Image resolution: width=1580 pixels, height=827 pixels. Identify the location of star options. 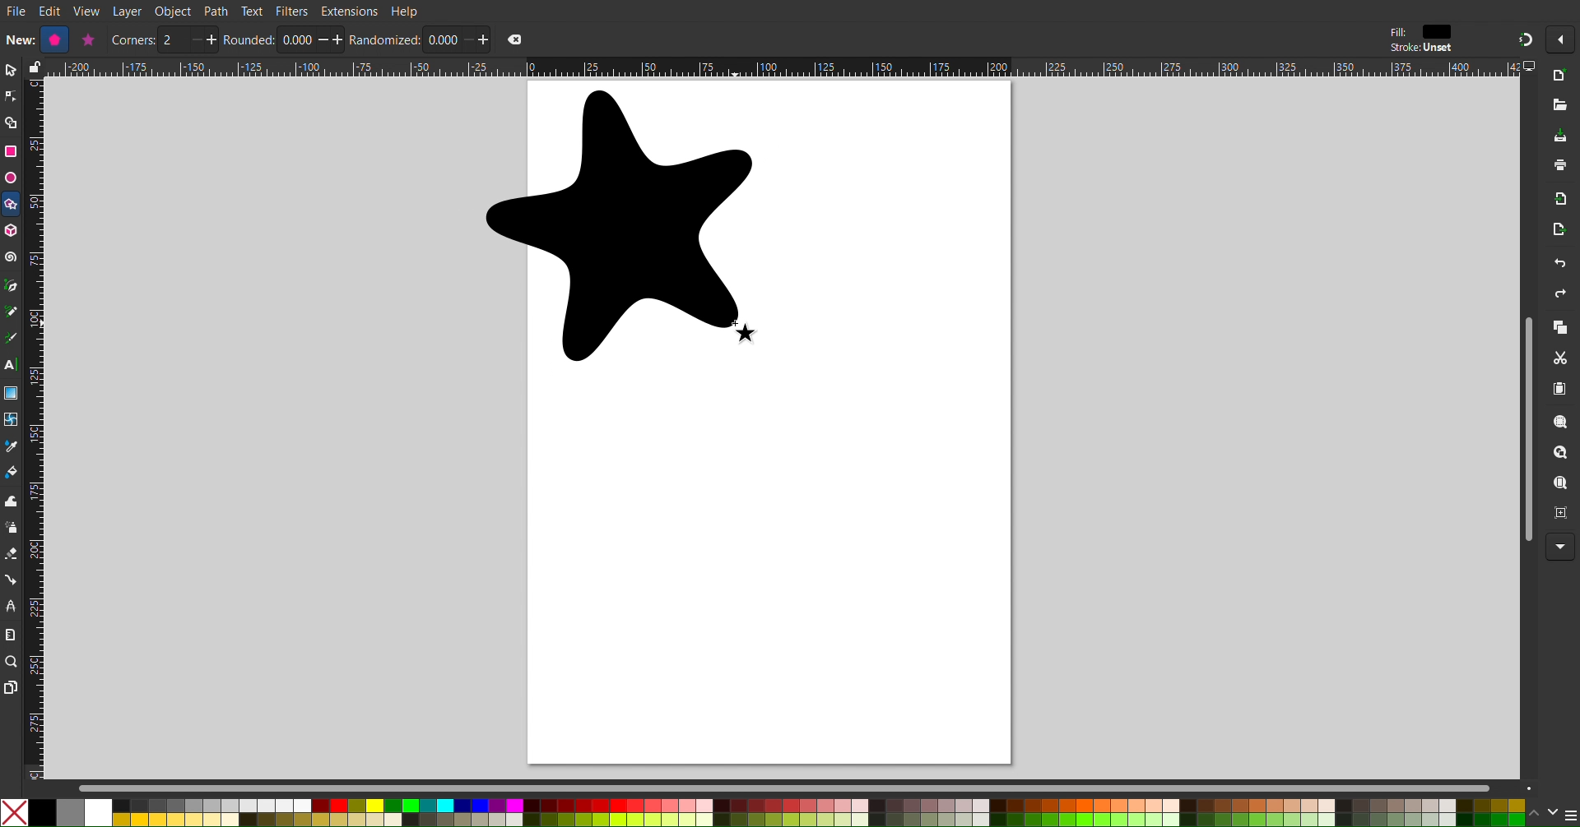
(52, 39).